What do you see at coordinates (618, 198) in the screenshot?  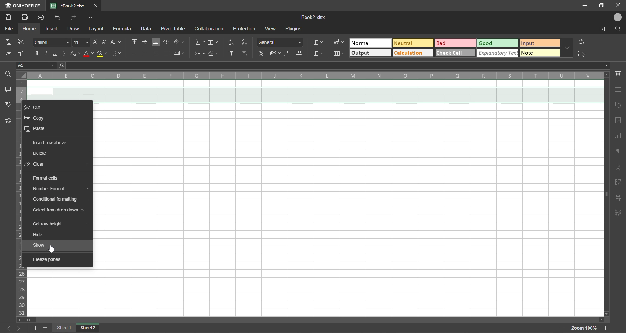 I see `slicer` at bounding box center [618, 198].